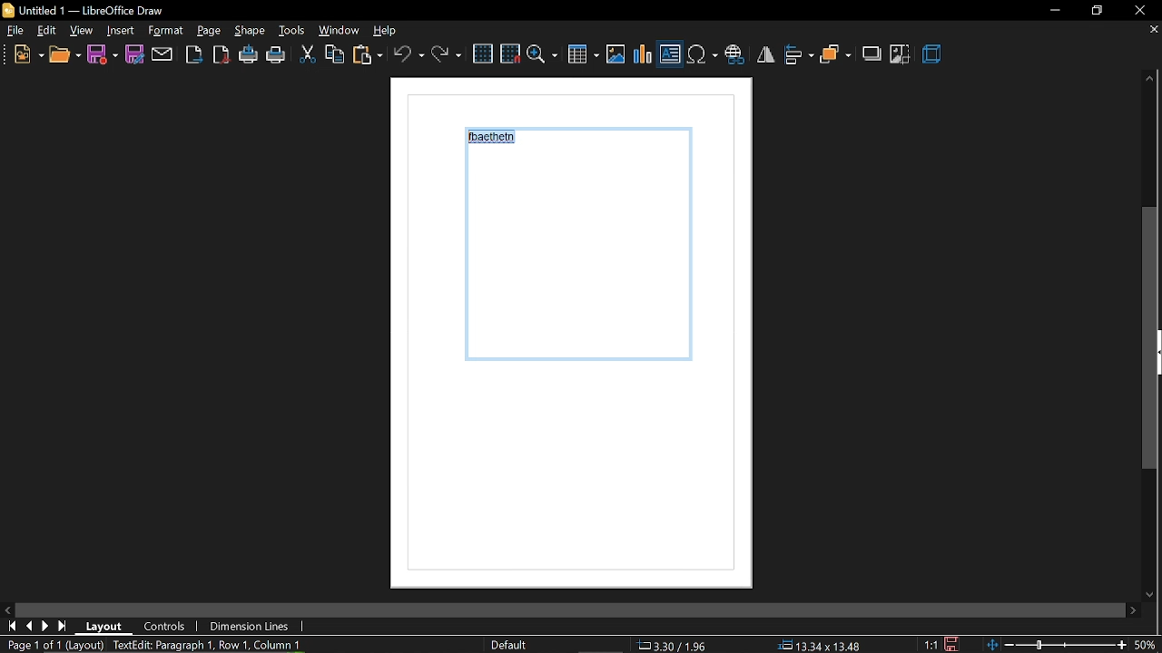 The width and height of the screenshot is (1162, 653). Describe the element at coordinates (64, 55) in the screenshot. I see `open` at that location.